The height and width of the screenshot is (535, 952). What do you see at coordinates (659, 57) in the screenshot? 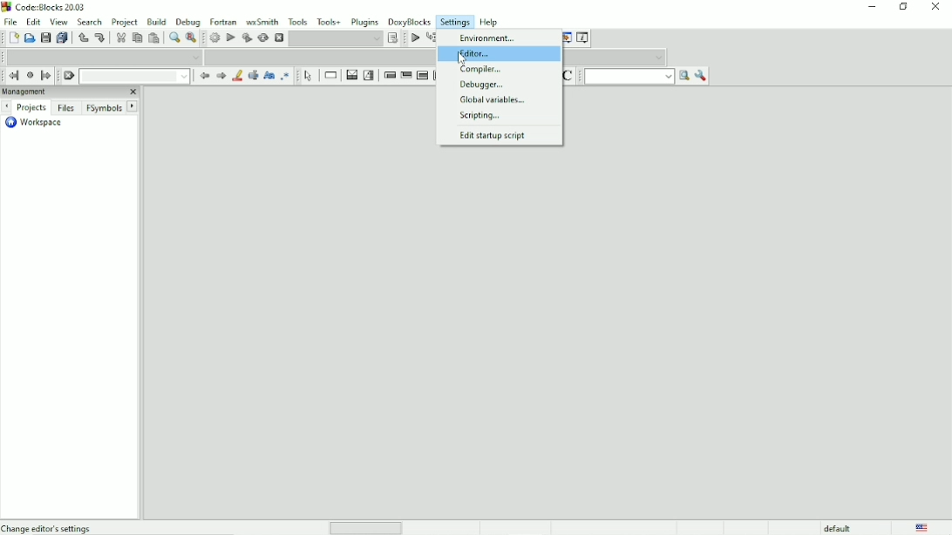
I see `Drop down` at bounding box center [659, 57].